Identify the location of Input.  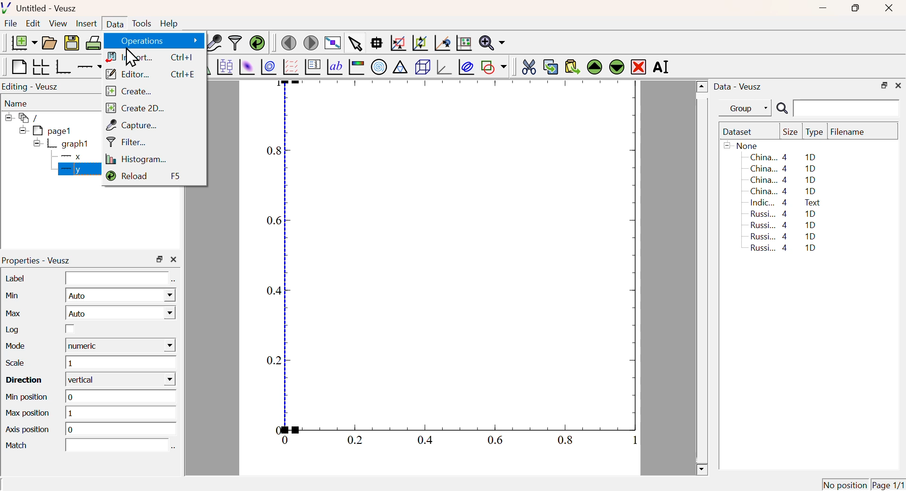
(117, 278).